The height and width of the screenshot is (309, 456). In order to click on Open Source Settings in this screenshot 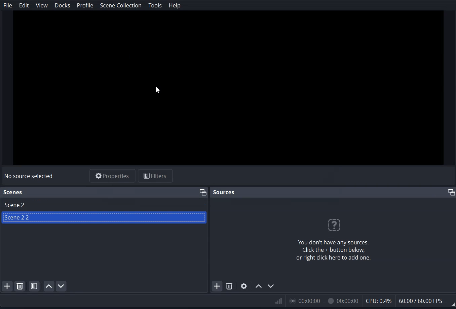, I will do `click(244, 286)`.